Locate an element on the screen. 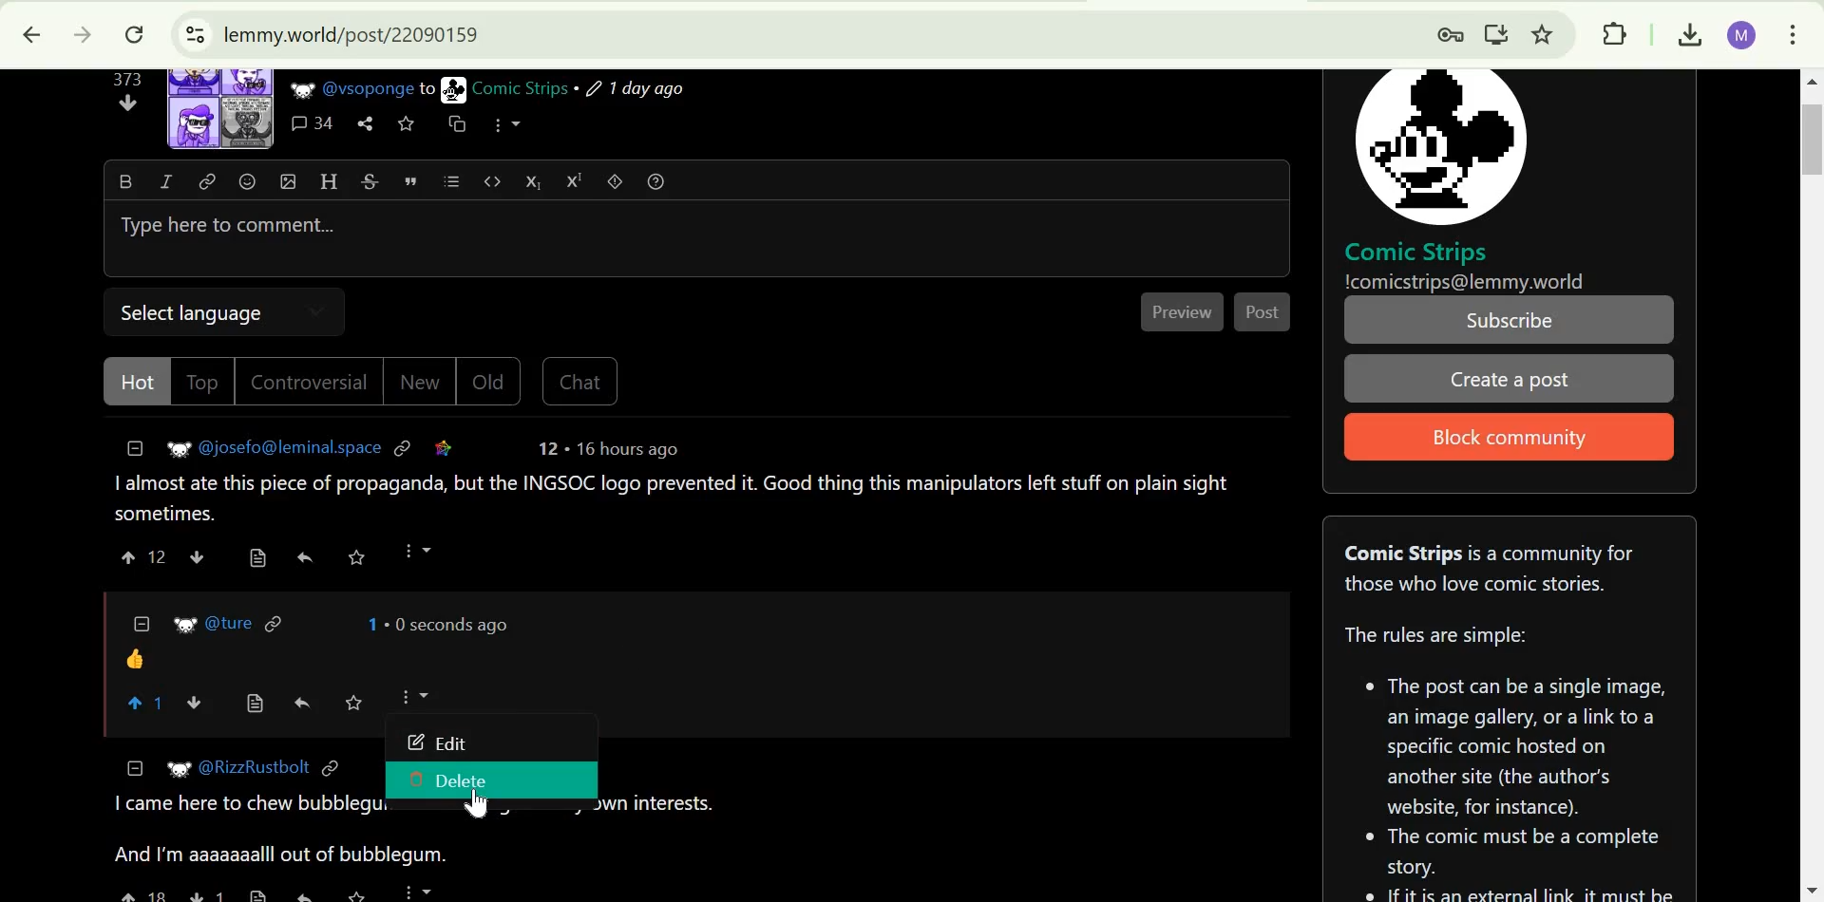 The image size is (1824, 902). 12 points is located at coordinates (547, 448).